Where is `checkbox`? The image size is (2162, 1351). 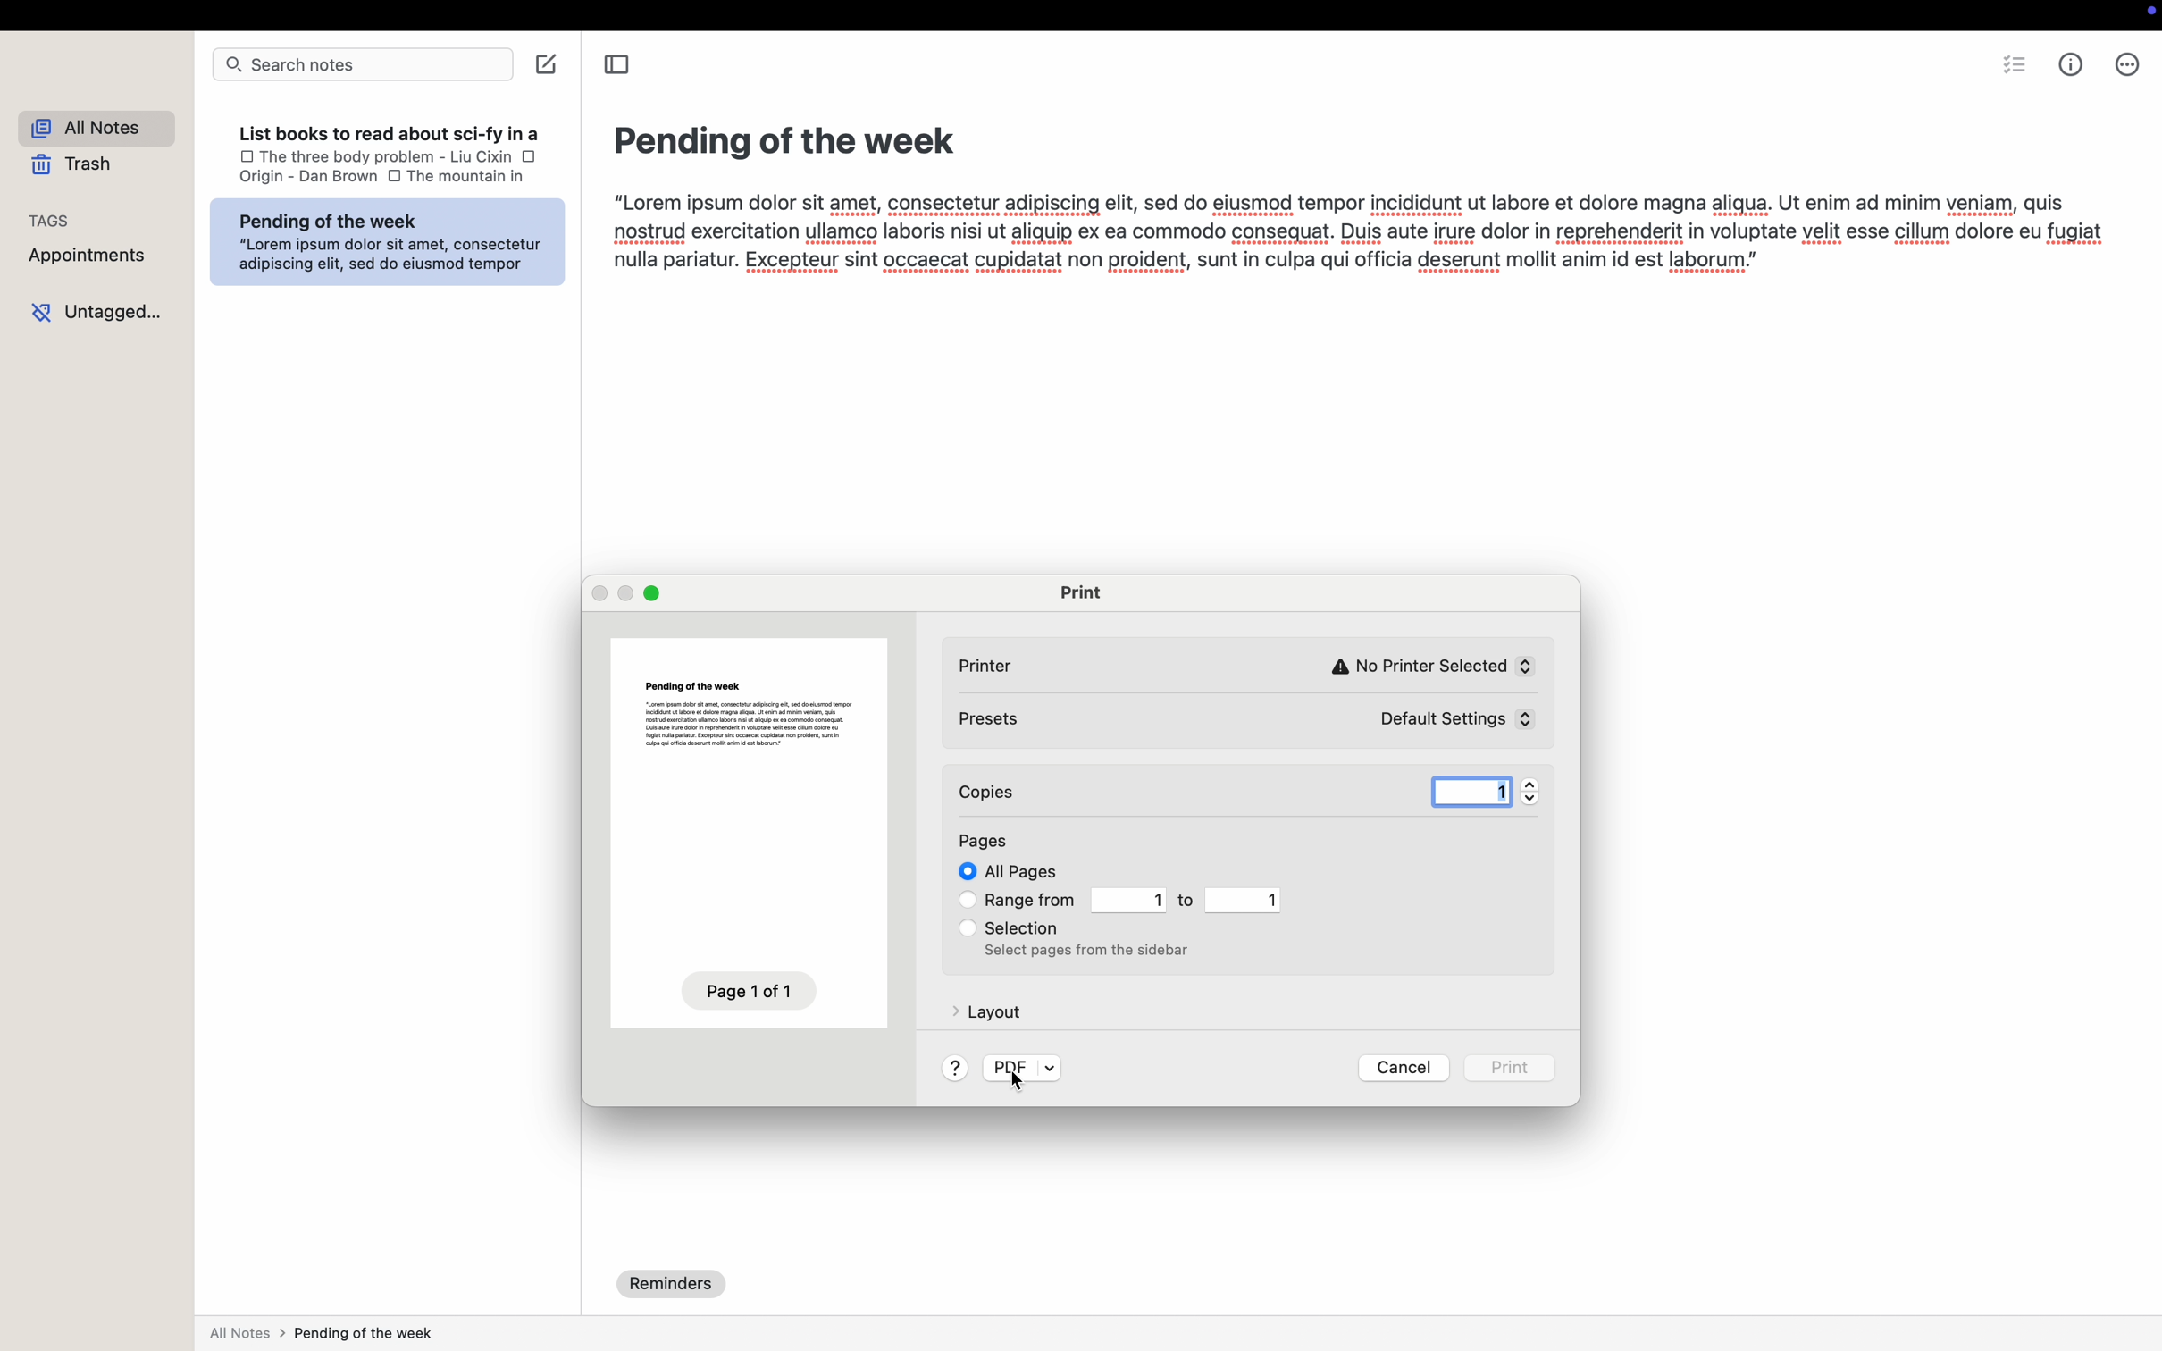 checkbox is located at coordinates (239, 157).